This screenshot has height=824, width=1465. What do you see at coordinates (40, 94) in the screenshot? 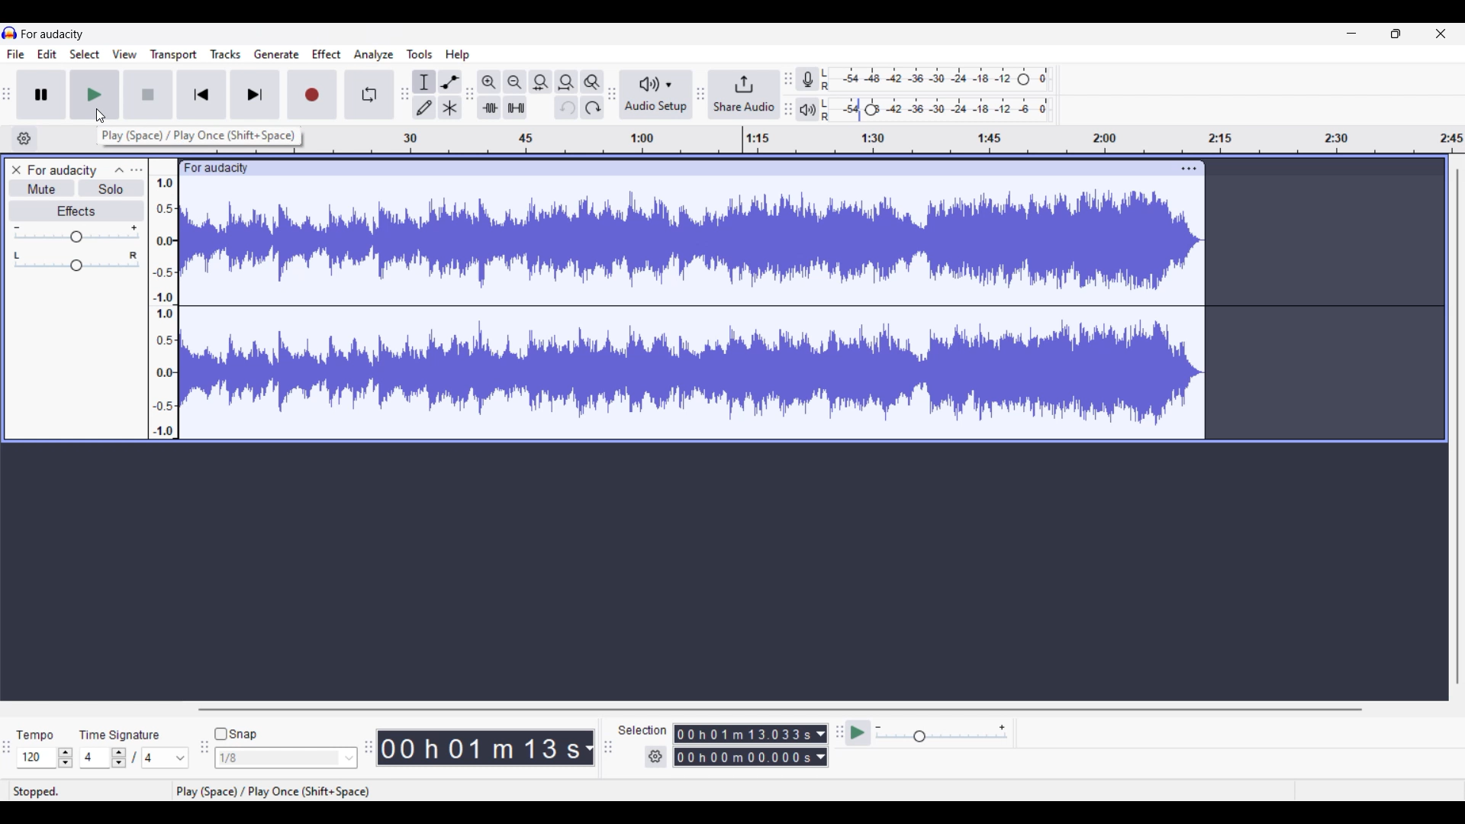
I see `Pause` at bounding box center [40, 94].